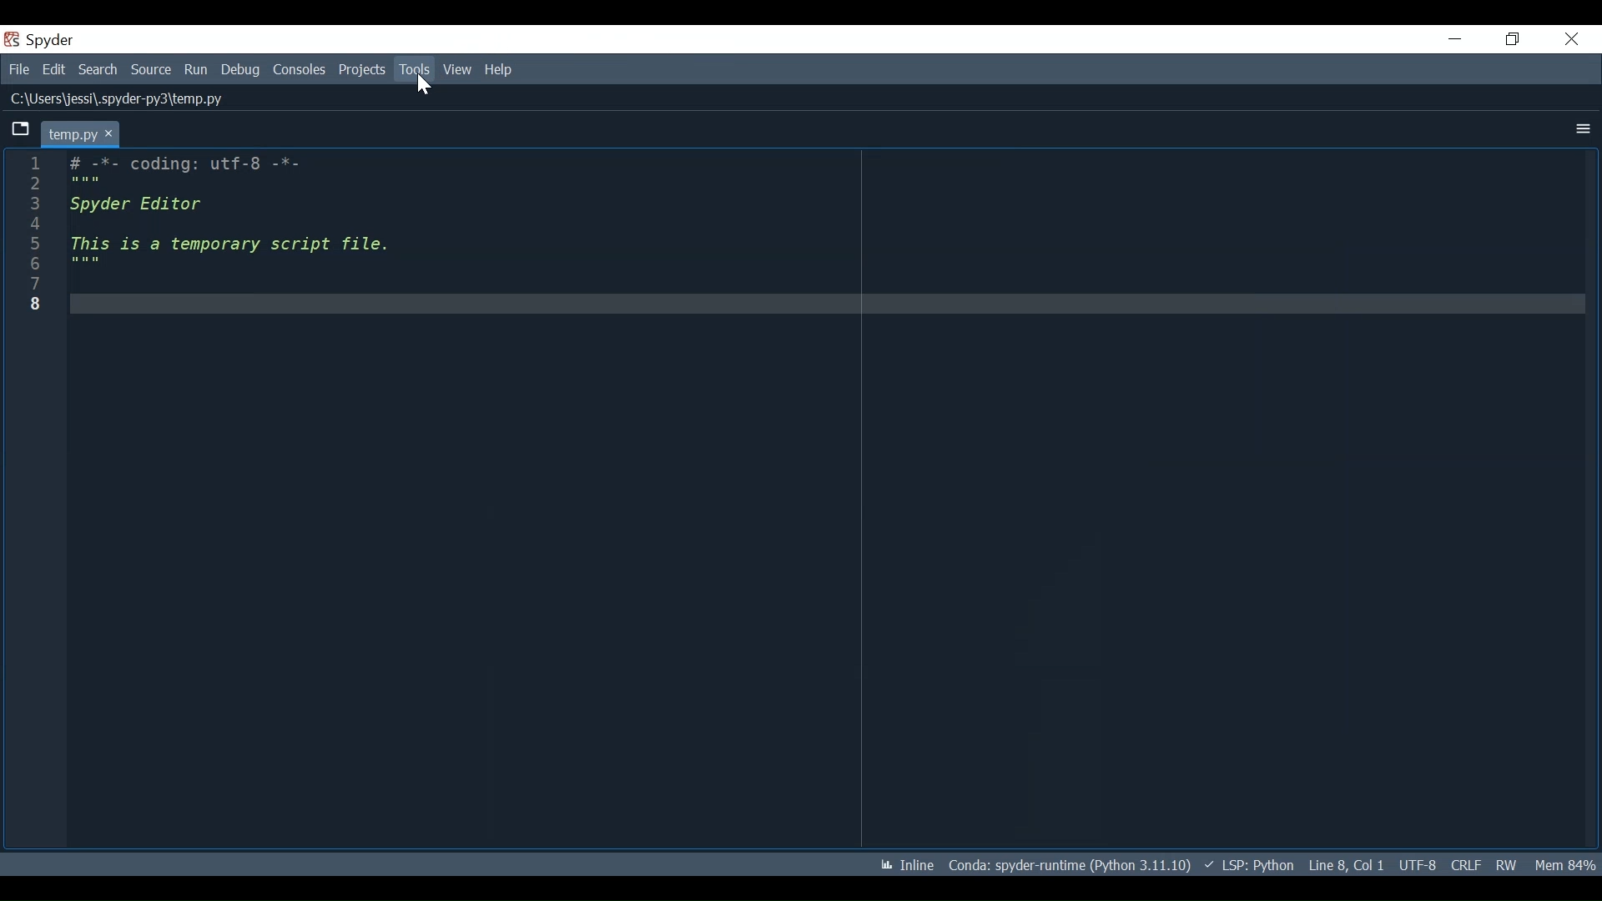 The image size is (1602, 901). What do you see at coordinates (1573, 39) in the screenshot?
I see `Close` at bounding box center [1573, 39].